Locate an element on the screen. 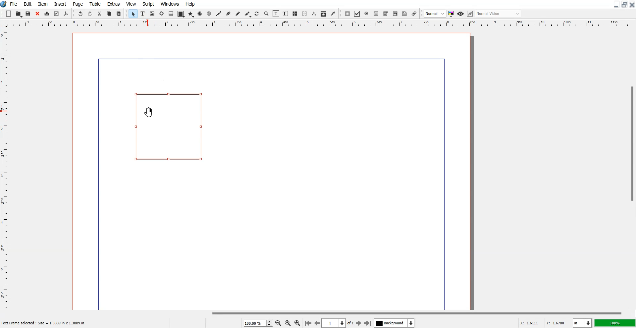 The image size is (636, 328). Edit content of frame is located at coordinates (276, 14).